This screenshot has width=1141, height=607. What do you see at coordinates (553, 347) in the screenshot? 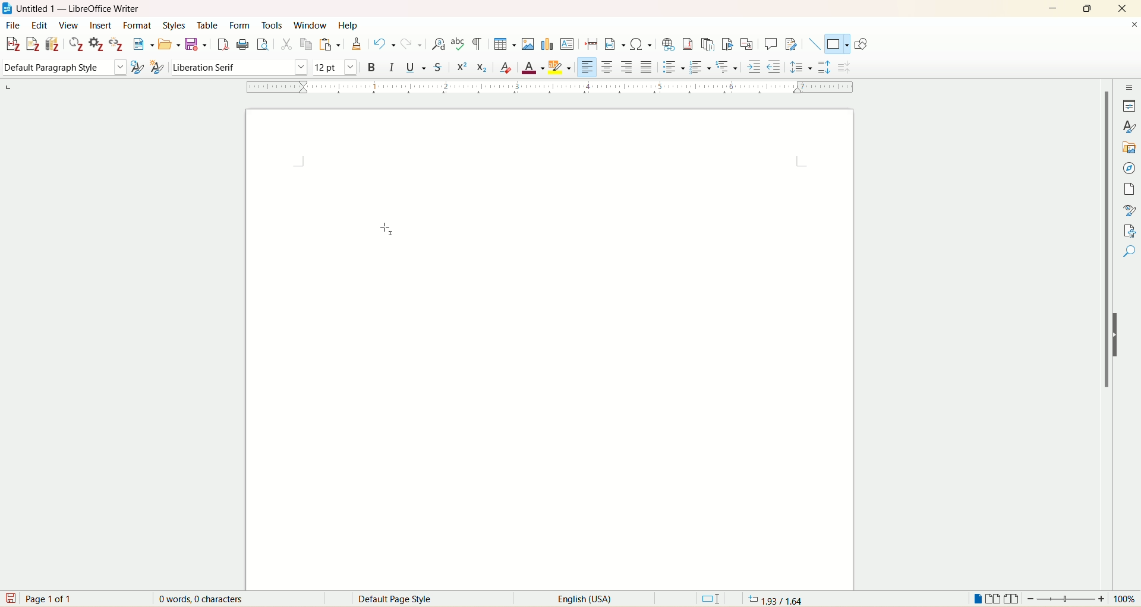
I see `page` at bounding box center [553, 347].